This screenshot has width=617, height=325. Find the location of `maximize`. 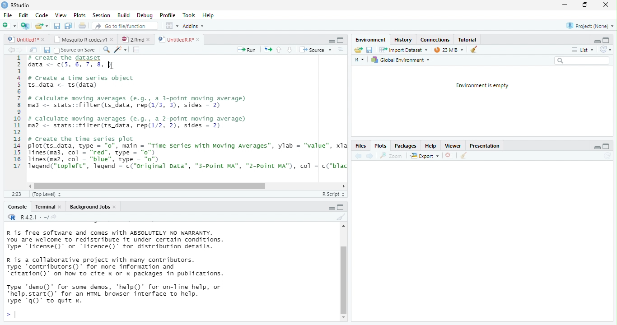

maximize is located at coordinates (585, 5).